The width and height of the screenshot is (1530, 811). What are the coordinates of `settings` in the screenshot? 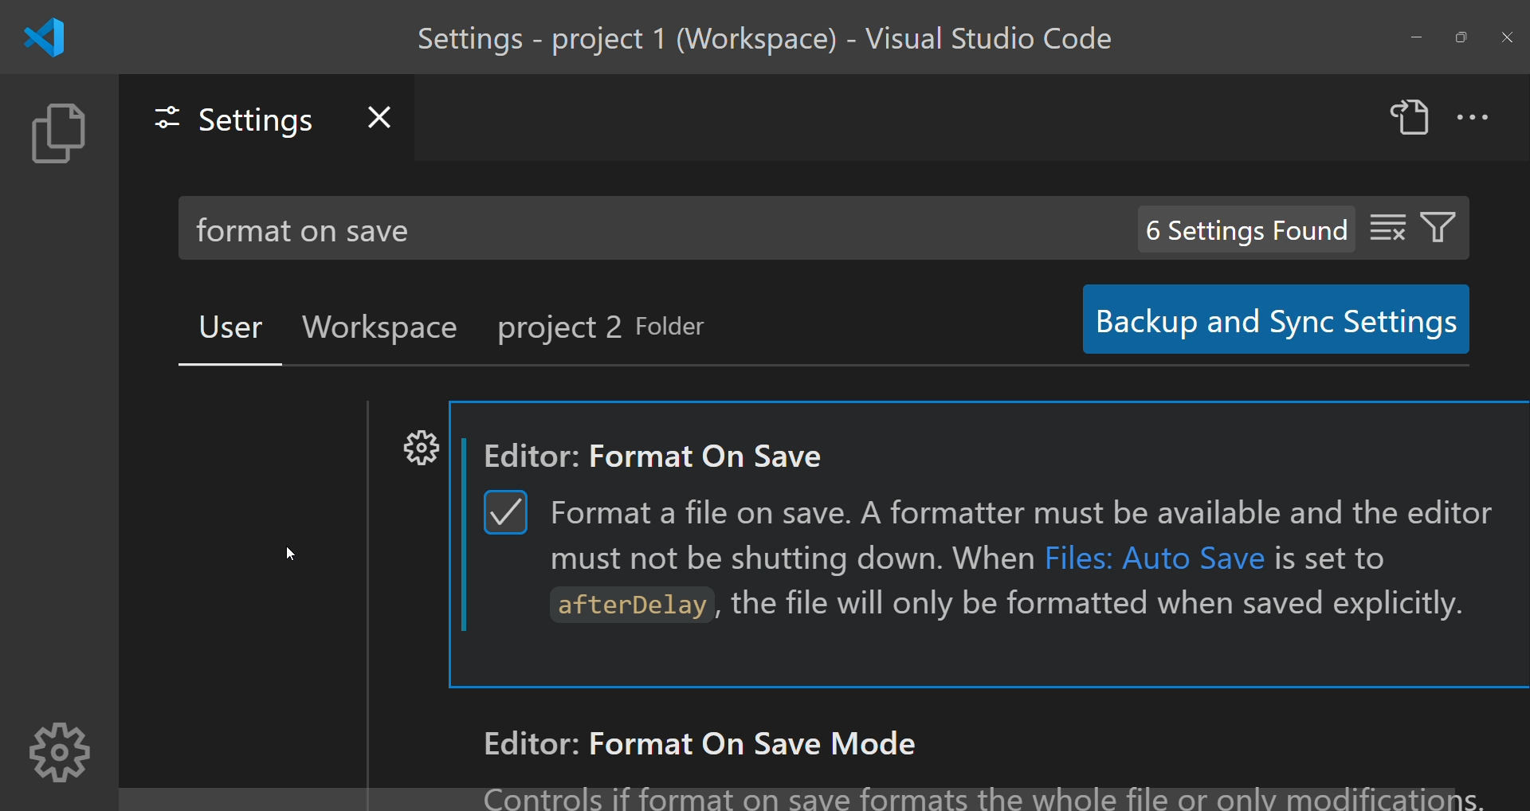 It's located at (57, 753).